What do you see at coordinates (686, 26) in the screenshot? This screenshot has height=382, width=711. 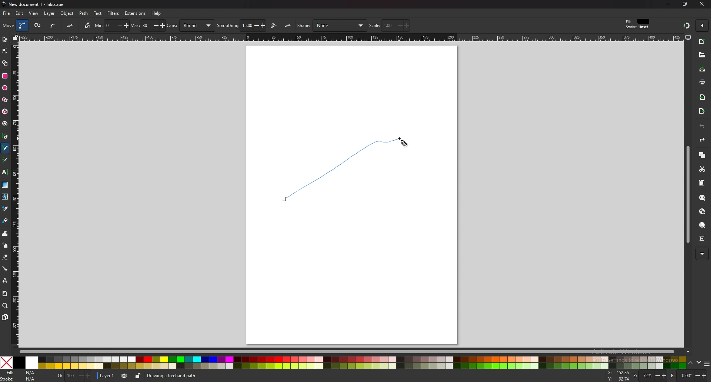 I see `snapping` at bounding box center [686, 26].